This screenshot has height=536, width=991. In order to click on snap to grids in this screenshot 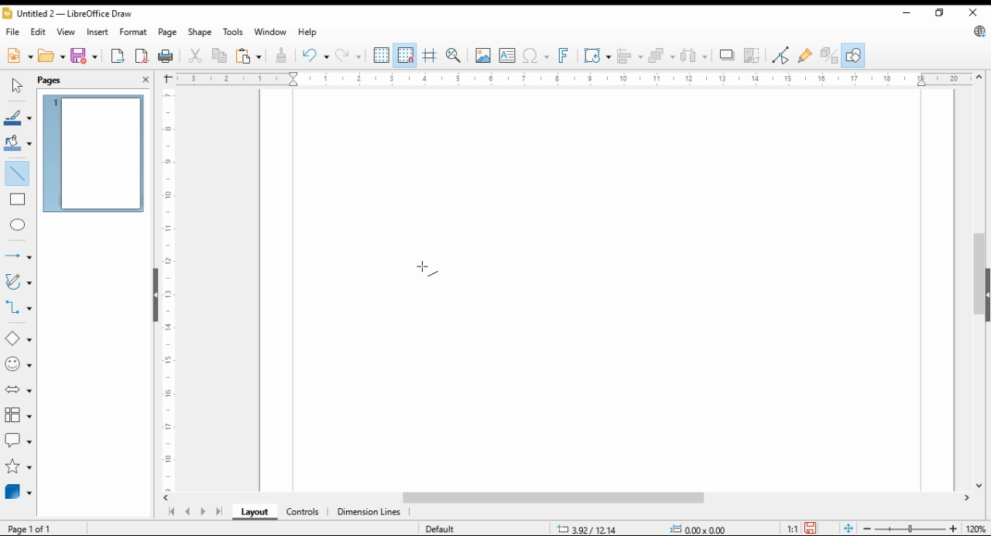, I will do `click(406, 56)`.